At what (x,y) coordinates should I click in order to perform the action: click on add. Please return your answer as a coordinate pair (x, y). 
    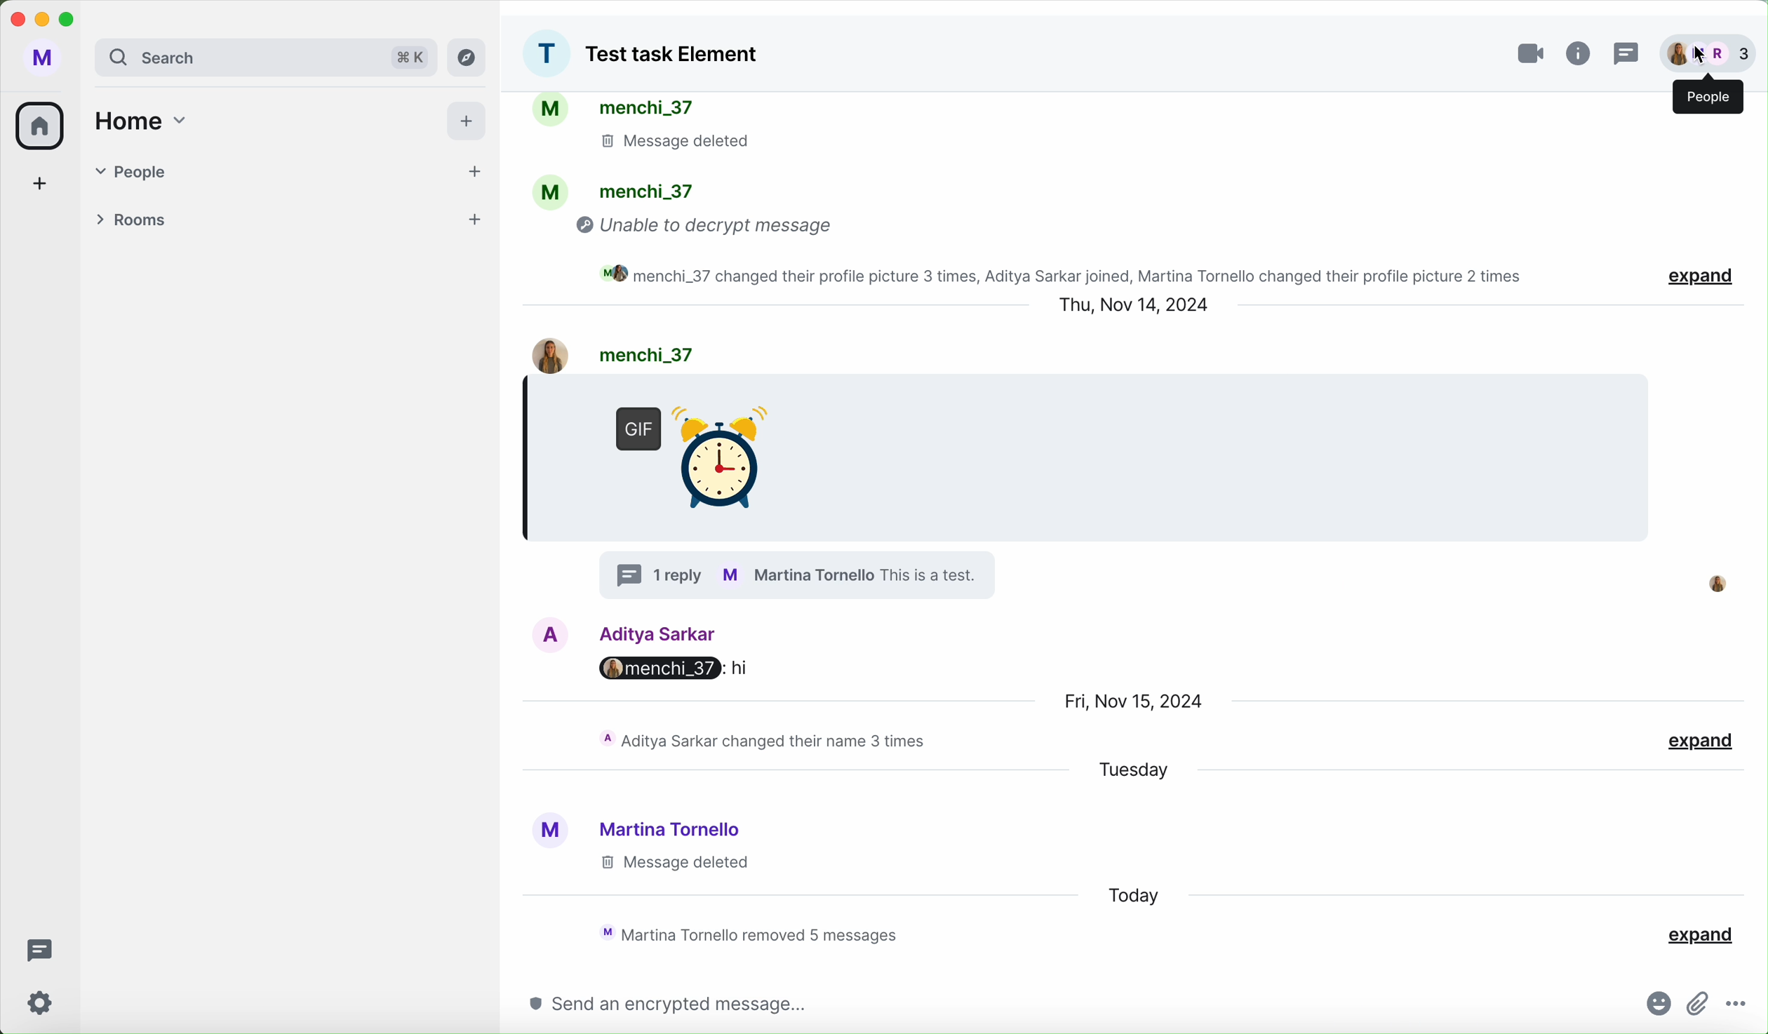
    Looking at the image, I should click on (466, 122).